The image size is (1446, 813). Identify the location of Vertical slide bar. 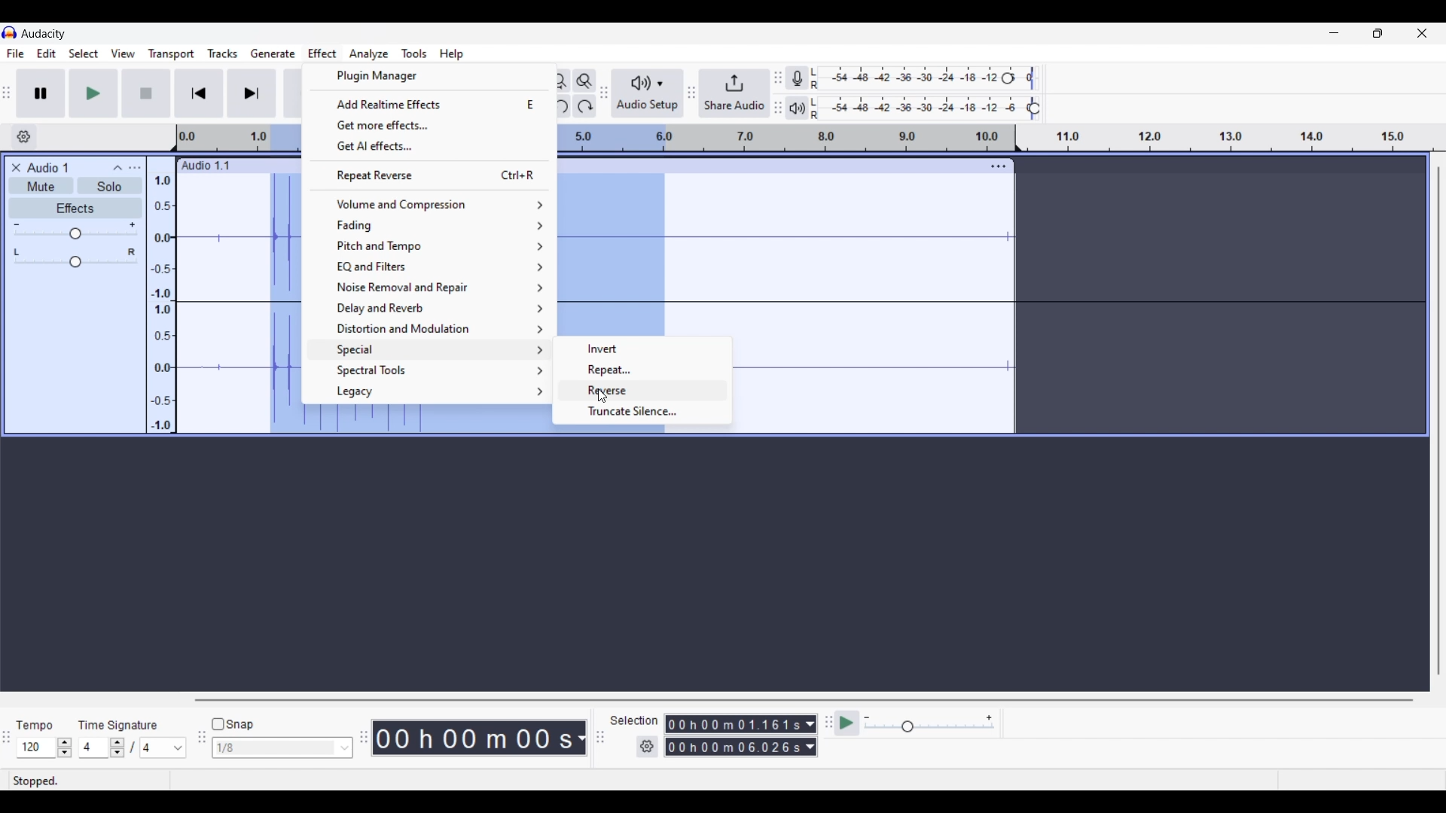
(1438, 420).